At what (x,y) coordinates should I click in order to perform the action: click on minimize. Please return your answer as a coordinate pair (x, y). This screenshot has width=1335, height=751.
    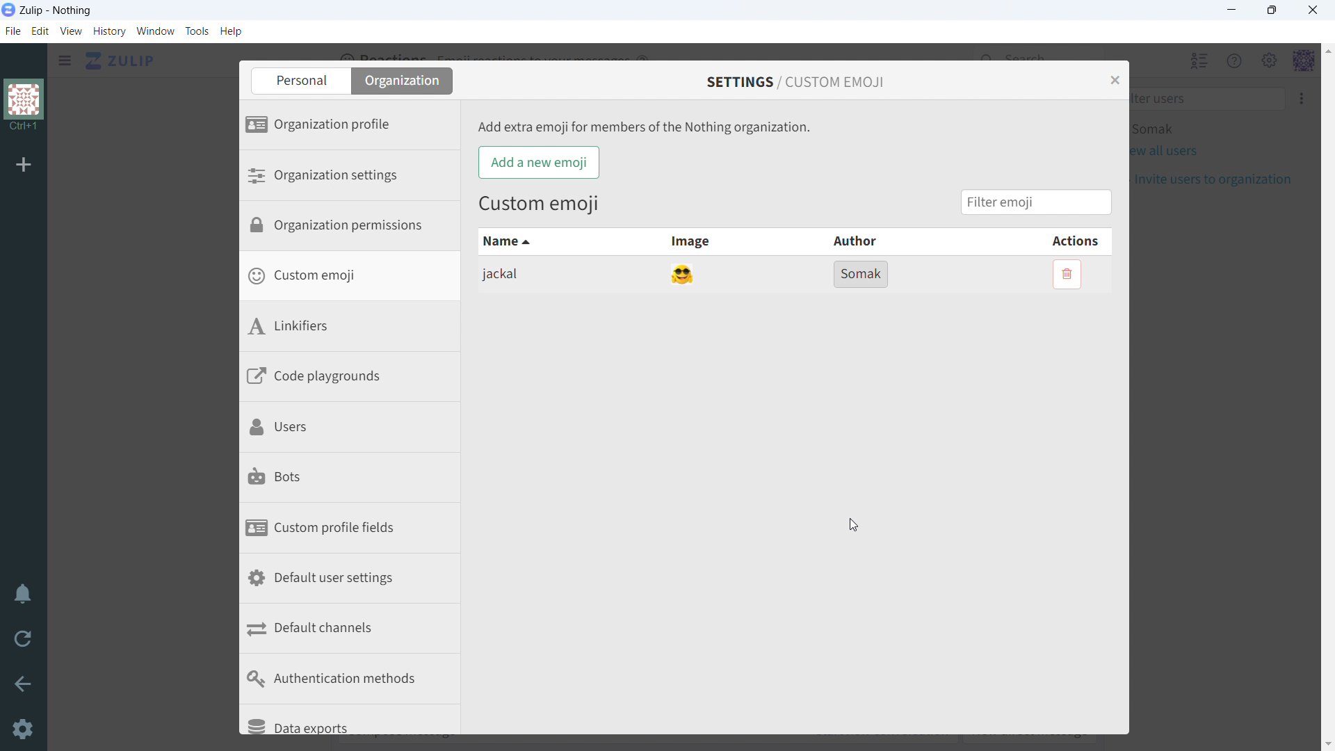
    Looking at the image, I should click on (1233, 10).